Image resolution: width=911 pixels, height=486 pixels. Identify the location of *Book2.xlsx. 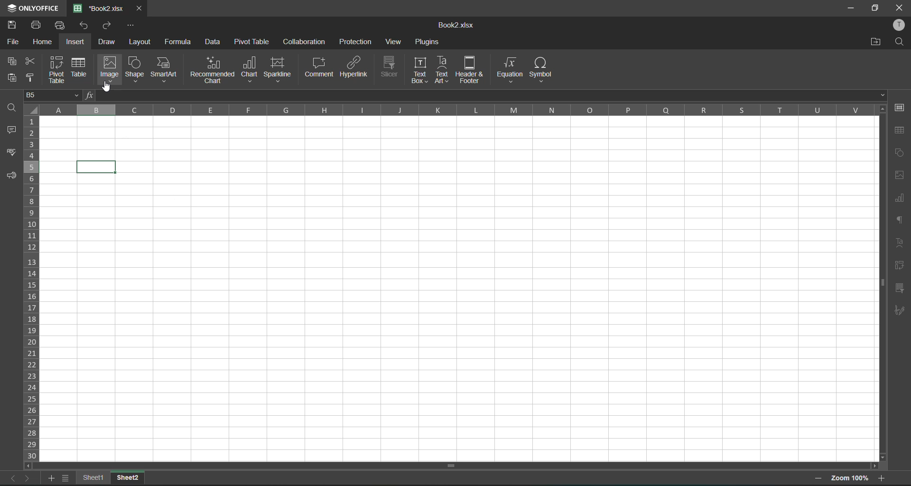
(100, 8).